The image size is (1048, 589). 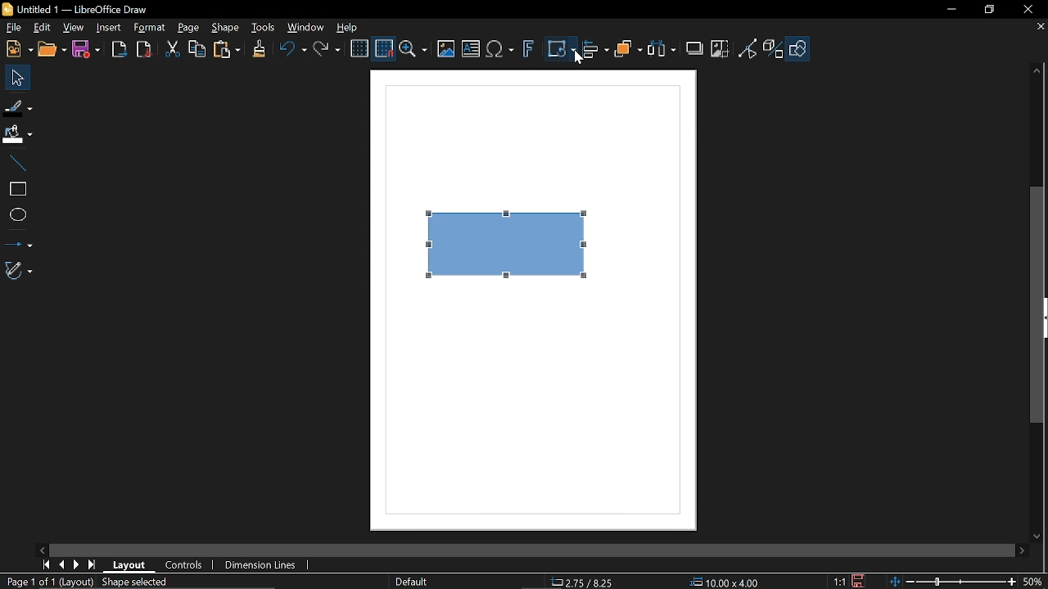 What do you see at coordinates (748, 50) in the screenshot?
I see `Toggle ` at bounding box center [748, 50].